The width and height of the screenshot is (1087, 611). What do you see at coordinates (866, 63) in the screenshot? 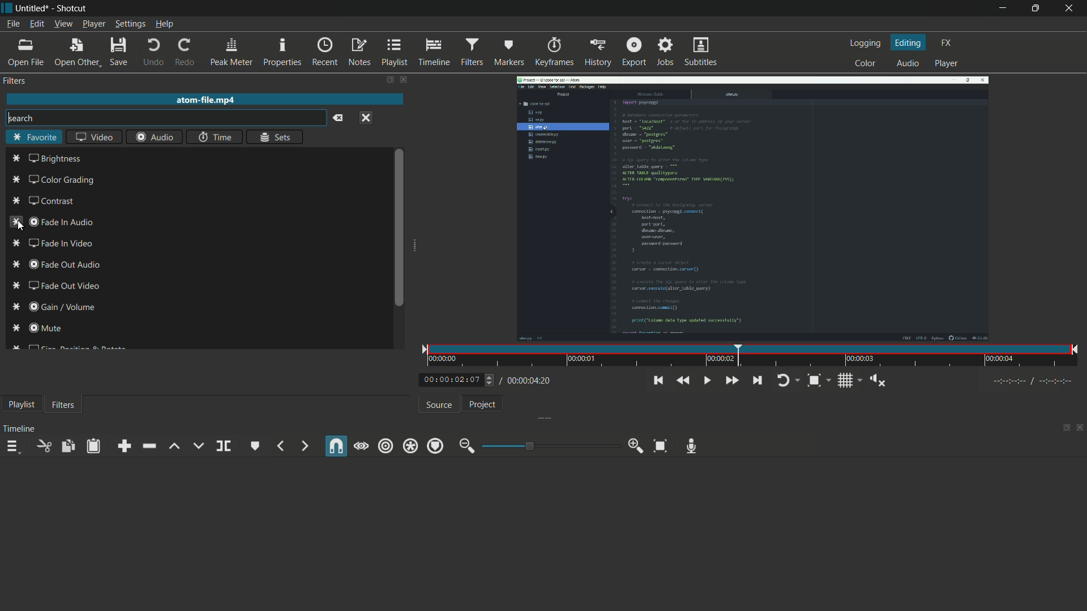
I see `color` at bounding box center [866, 63].